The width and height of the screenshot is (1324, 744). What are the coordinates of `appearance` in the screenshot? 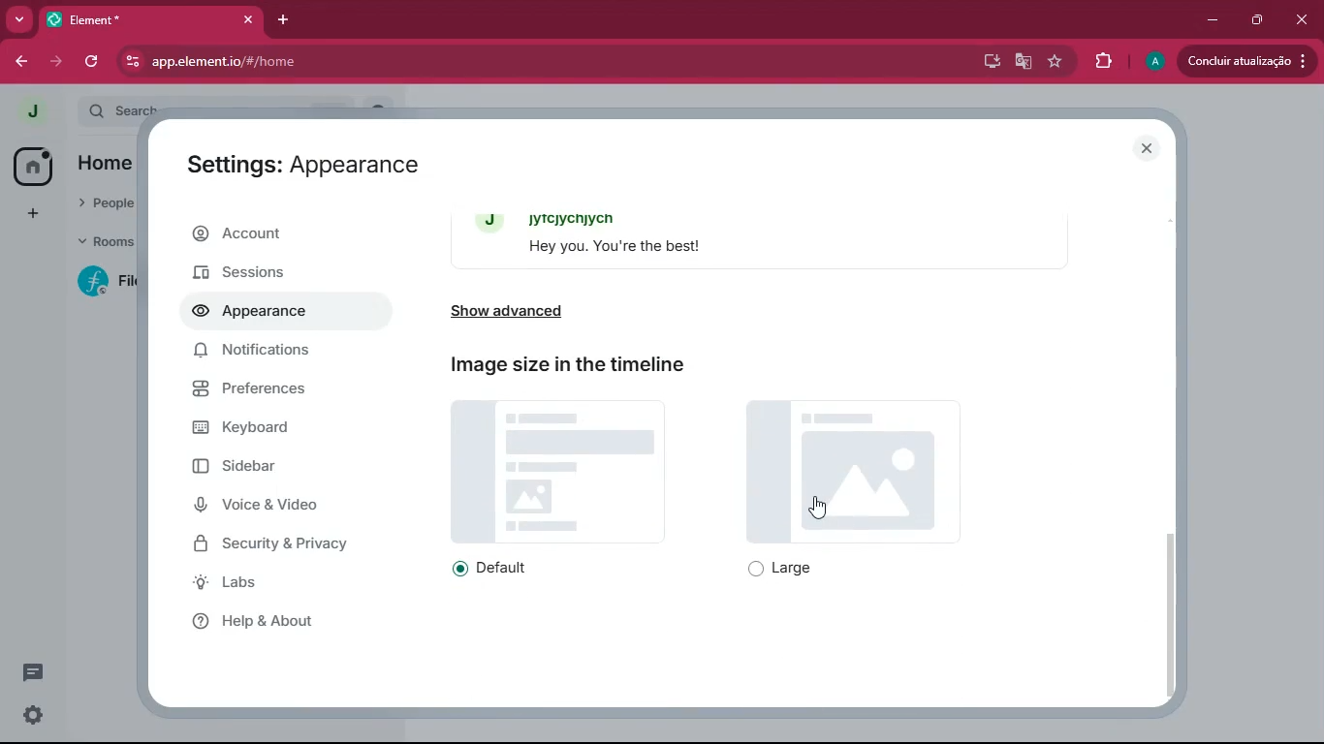 It's located at (258, 314).